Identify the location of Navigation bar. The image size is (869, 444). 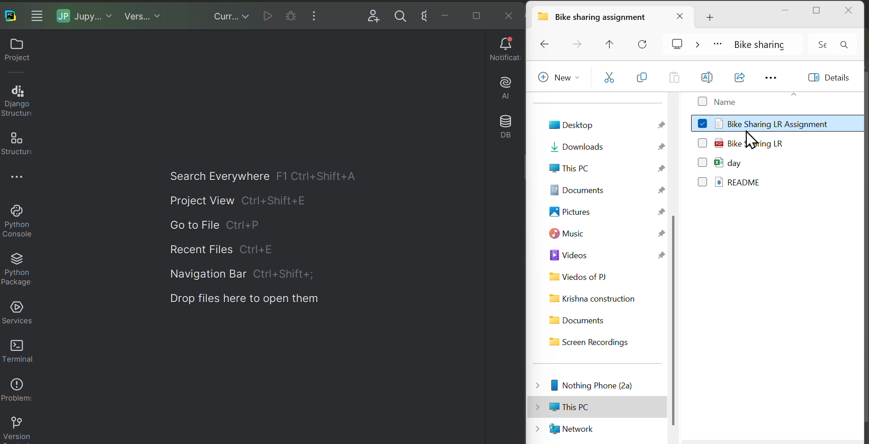
(264, 275).